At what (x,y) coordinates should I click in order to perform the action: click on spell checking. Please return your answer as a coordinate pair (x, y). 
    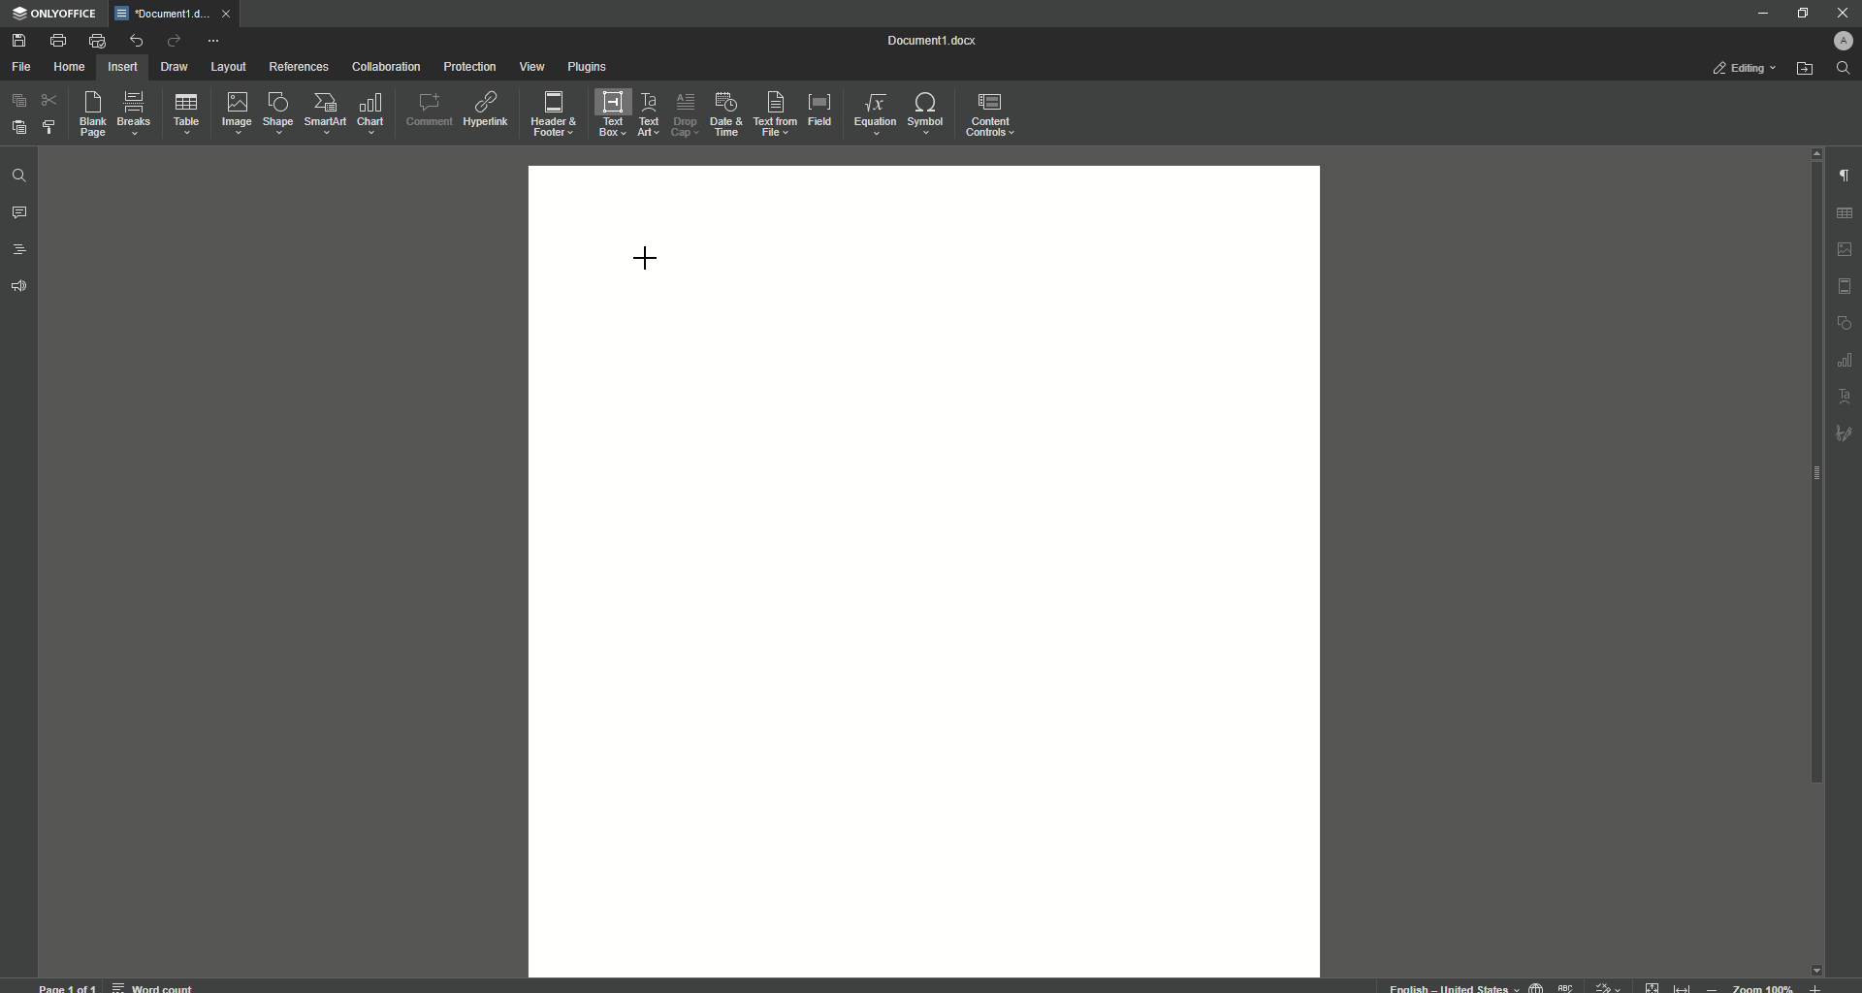
    Looking at the image, I should click on (1567, 986).